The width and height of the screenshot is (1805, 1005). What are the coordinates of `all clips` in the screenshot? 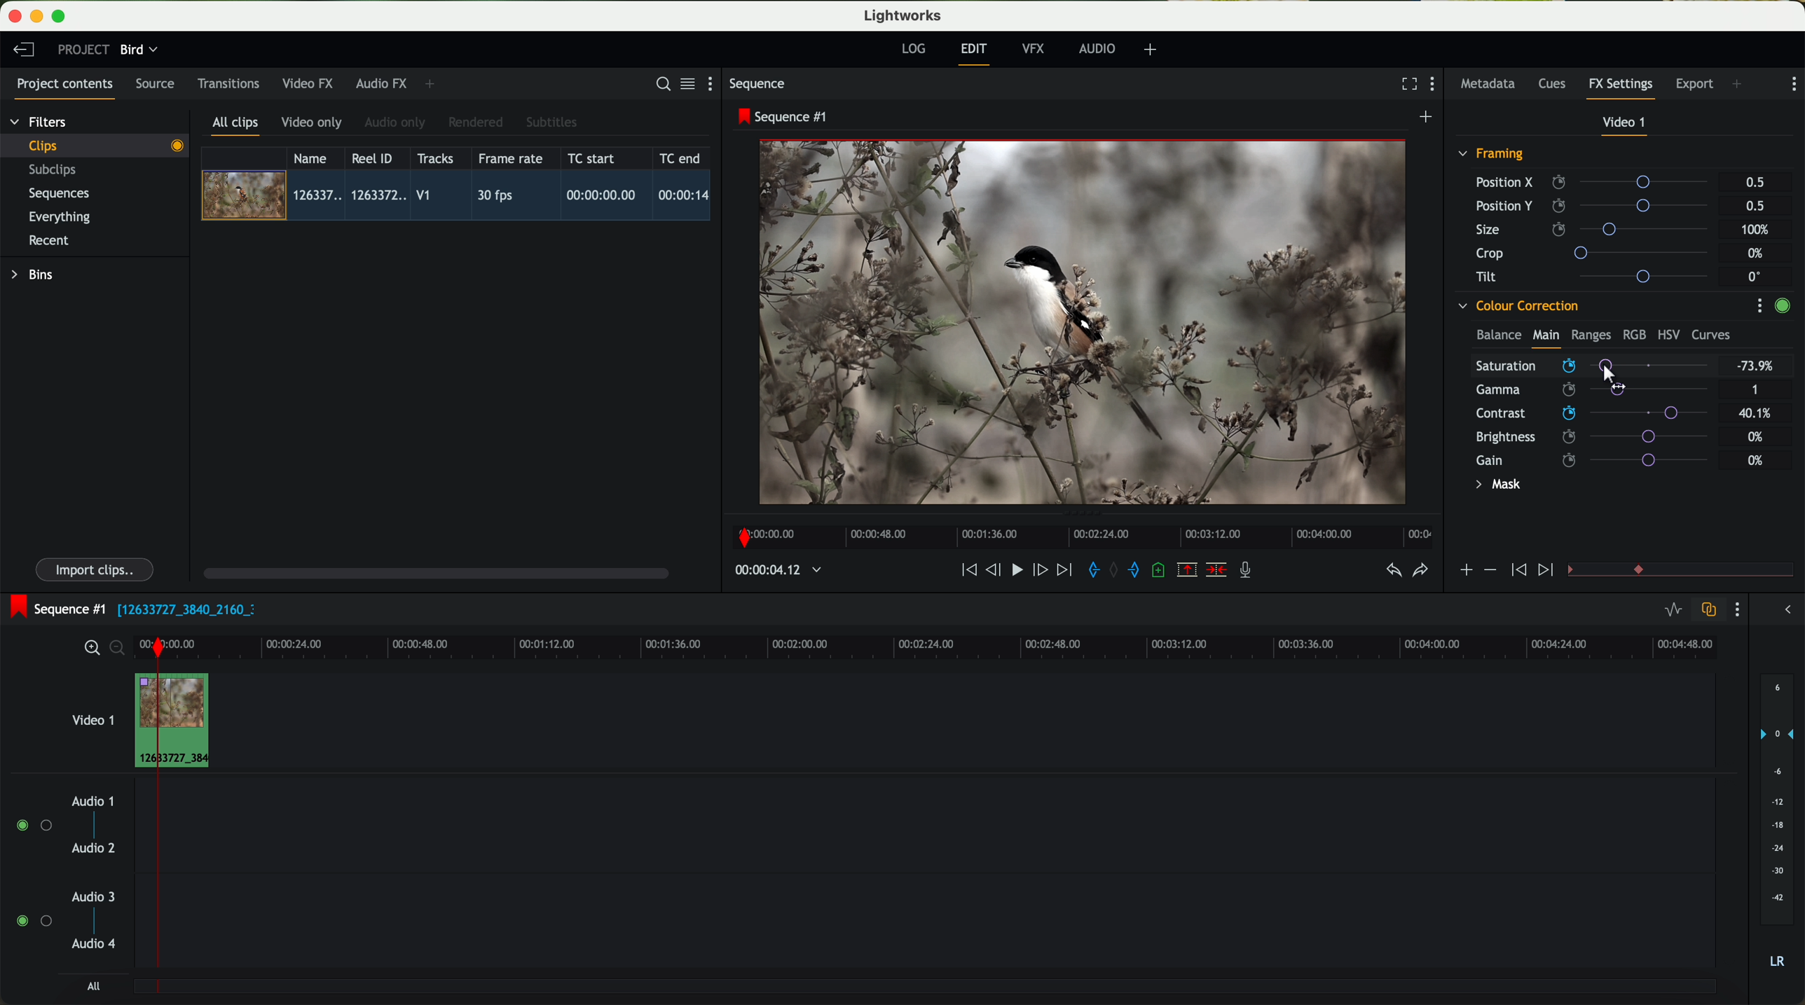 It's located at (236, 127).